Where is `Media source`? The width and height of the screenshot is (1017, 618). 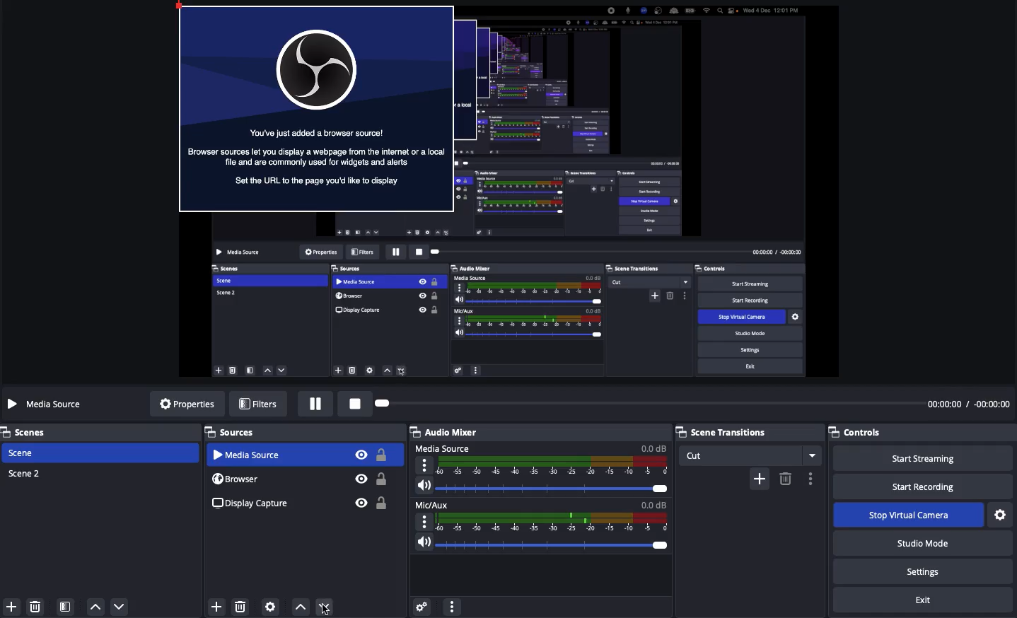
Media source is located at coordinates (540, 459).